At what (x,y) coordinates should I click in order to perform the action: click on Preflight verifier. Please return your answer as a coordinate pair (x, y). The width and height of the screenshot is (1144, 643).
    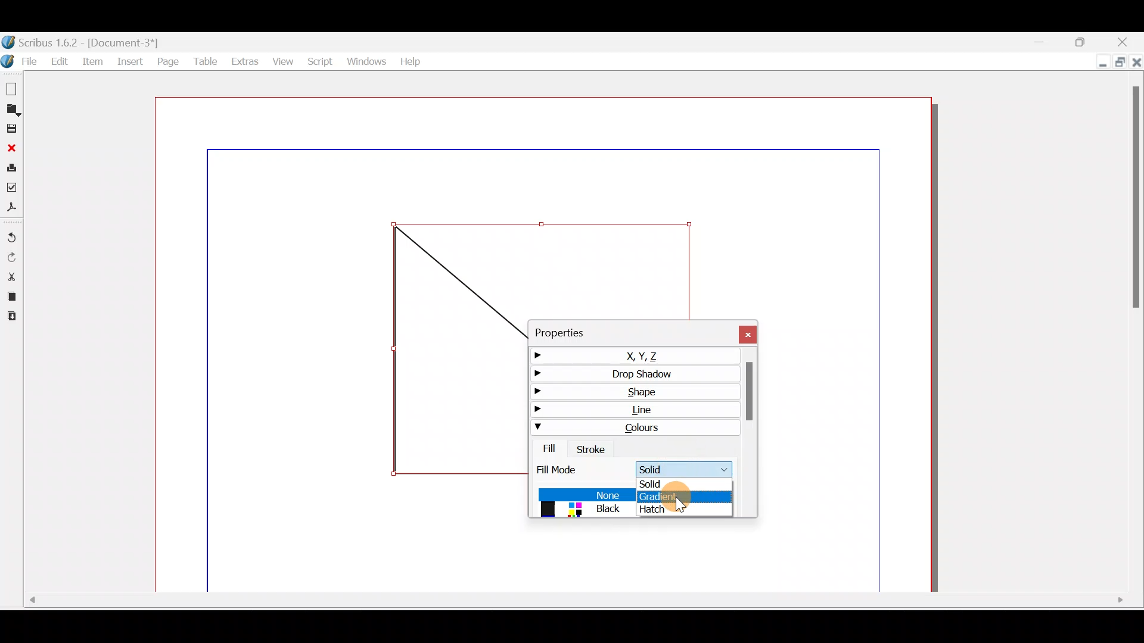
    Looking at the image, I should click on (14, 186).